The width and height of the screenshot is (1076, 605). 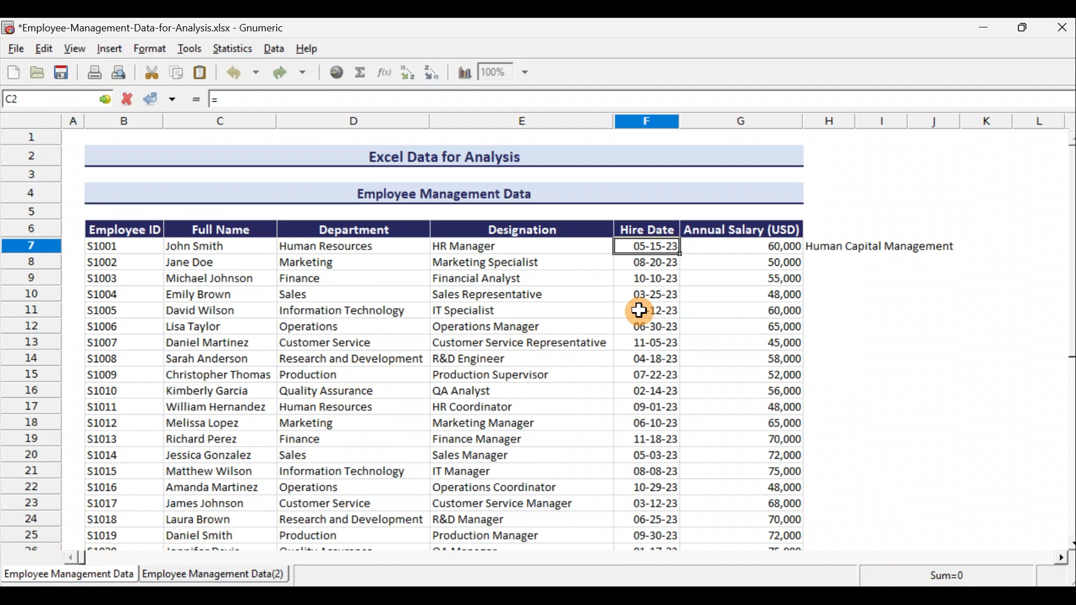 I want to click on Open a file, so click(x=38, y=73).